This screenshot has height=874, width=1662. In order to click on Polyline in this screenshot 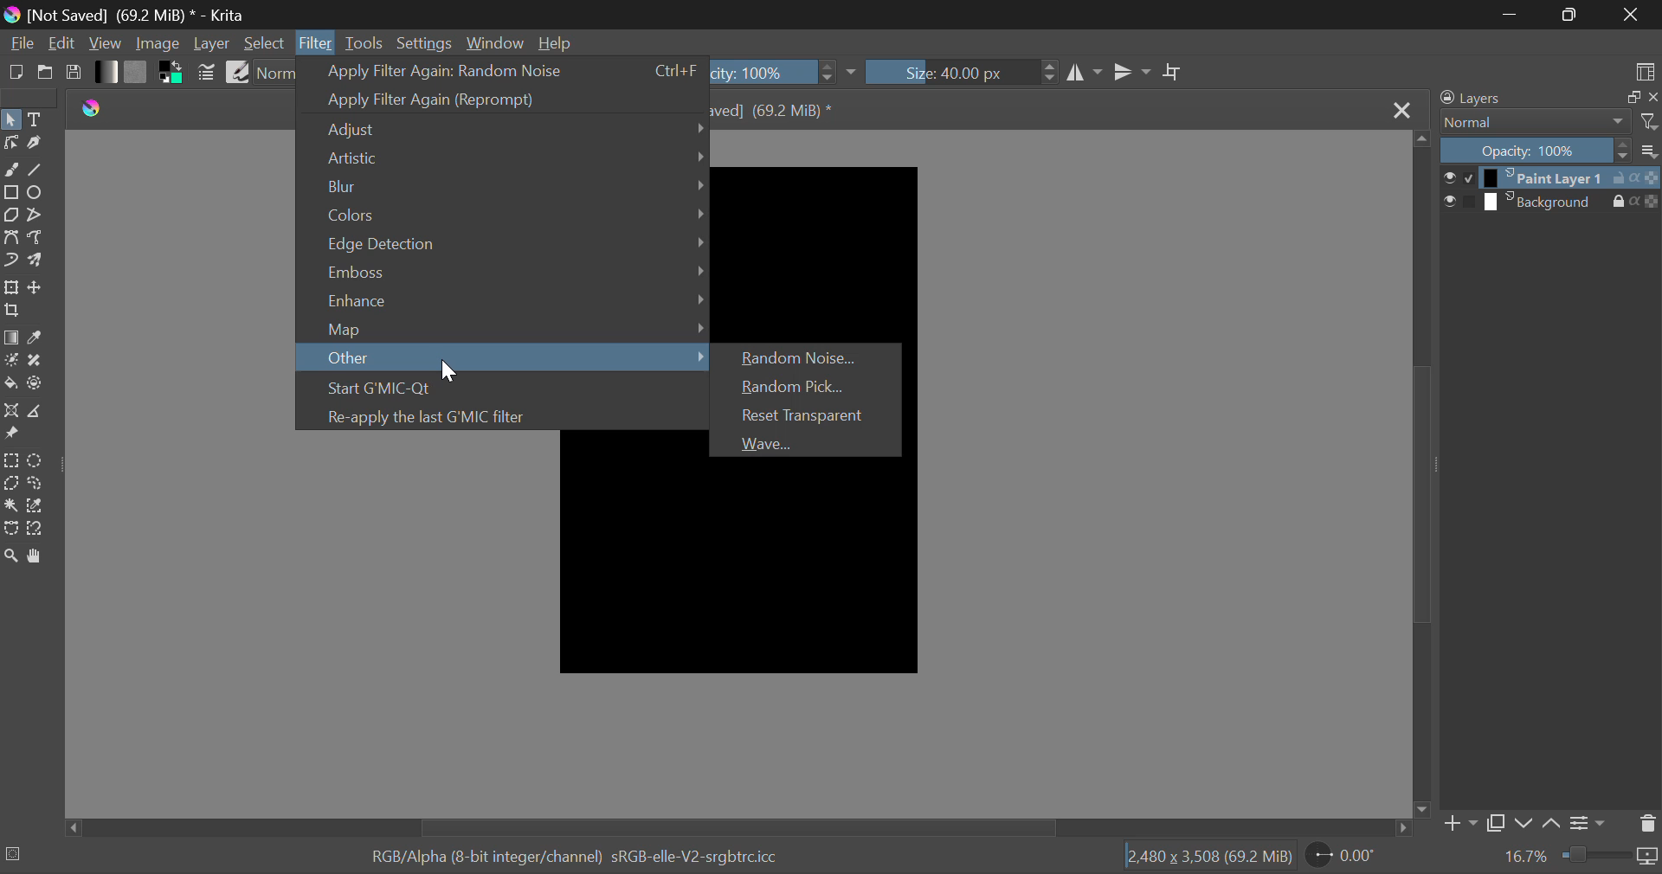, I will do `click(37, 215)`.